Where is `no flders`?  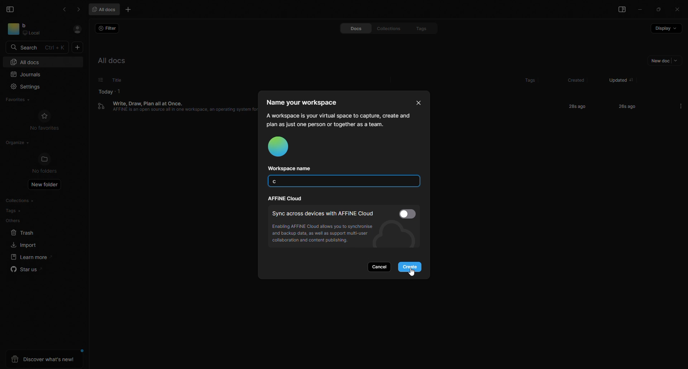 no flders is located at coordinates (49, 164).